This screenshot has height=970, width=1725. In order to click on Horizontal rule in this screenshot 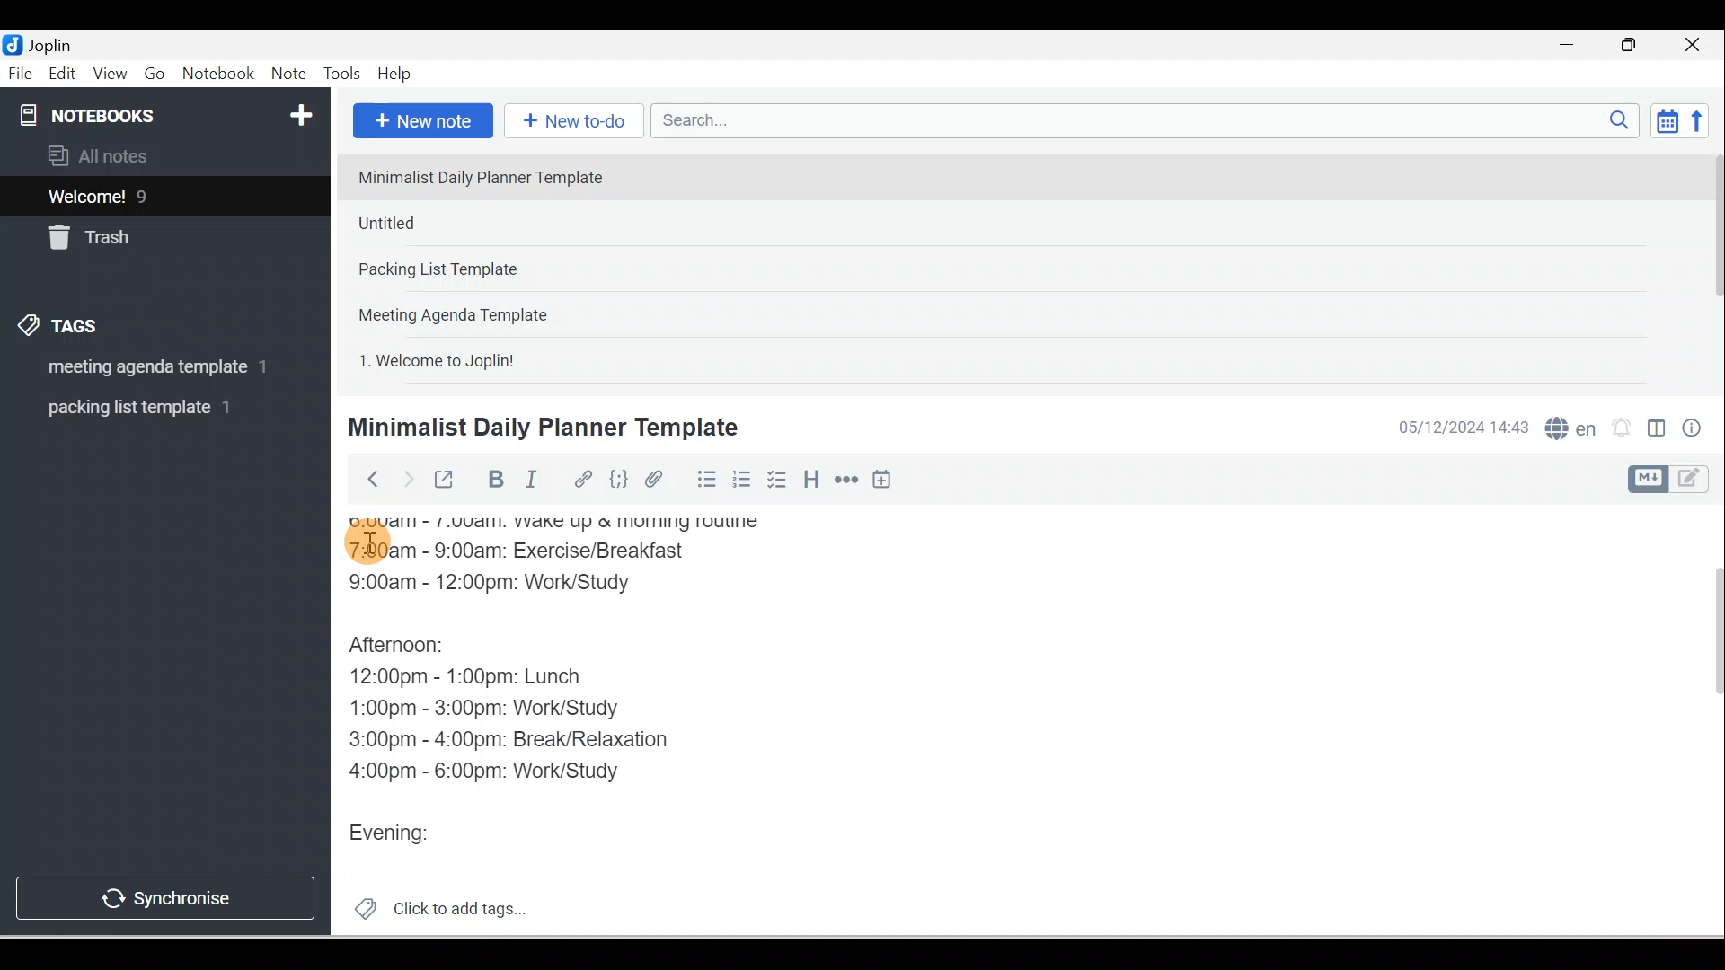, I will do `click(848, 480)`.